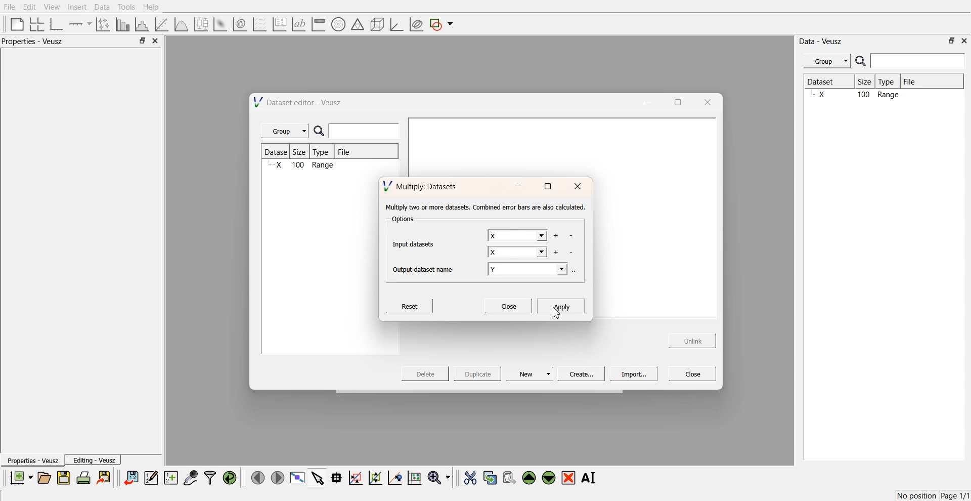 The image size is (971, 501). I want to click on Create..., so click(580, 373).